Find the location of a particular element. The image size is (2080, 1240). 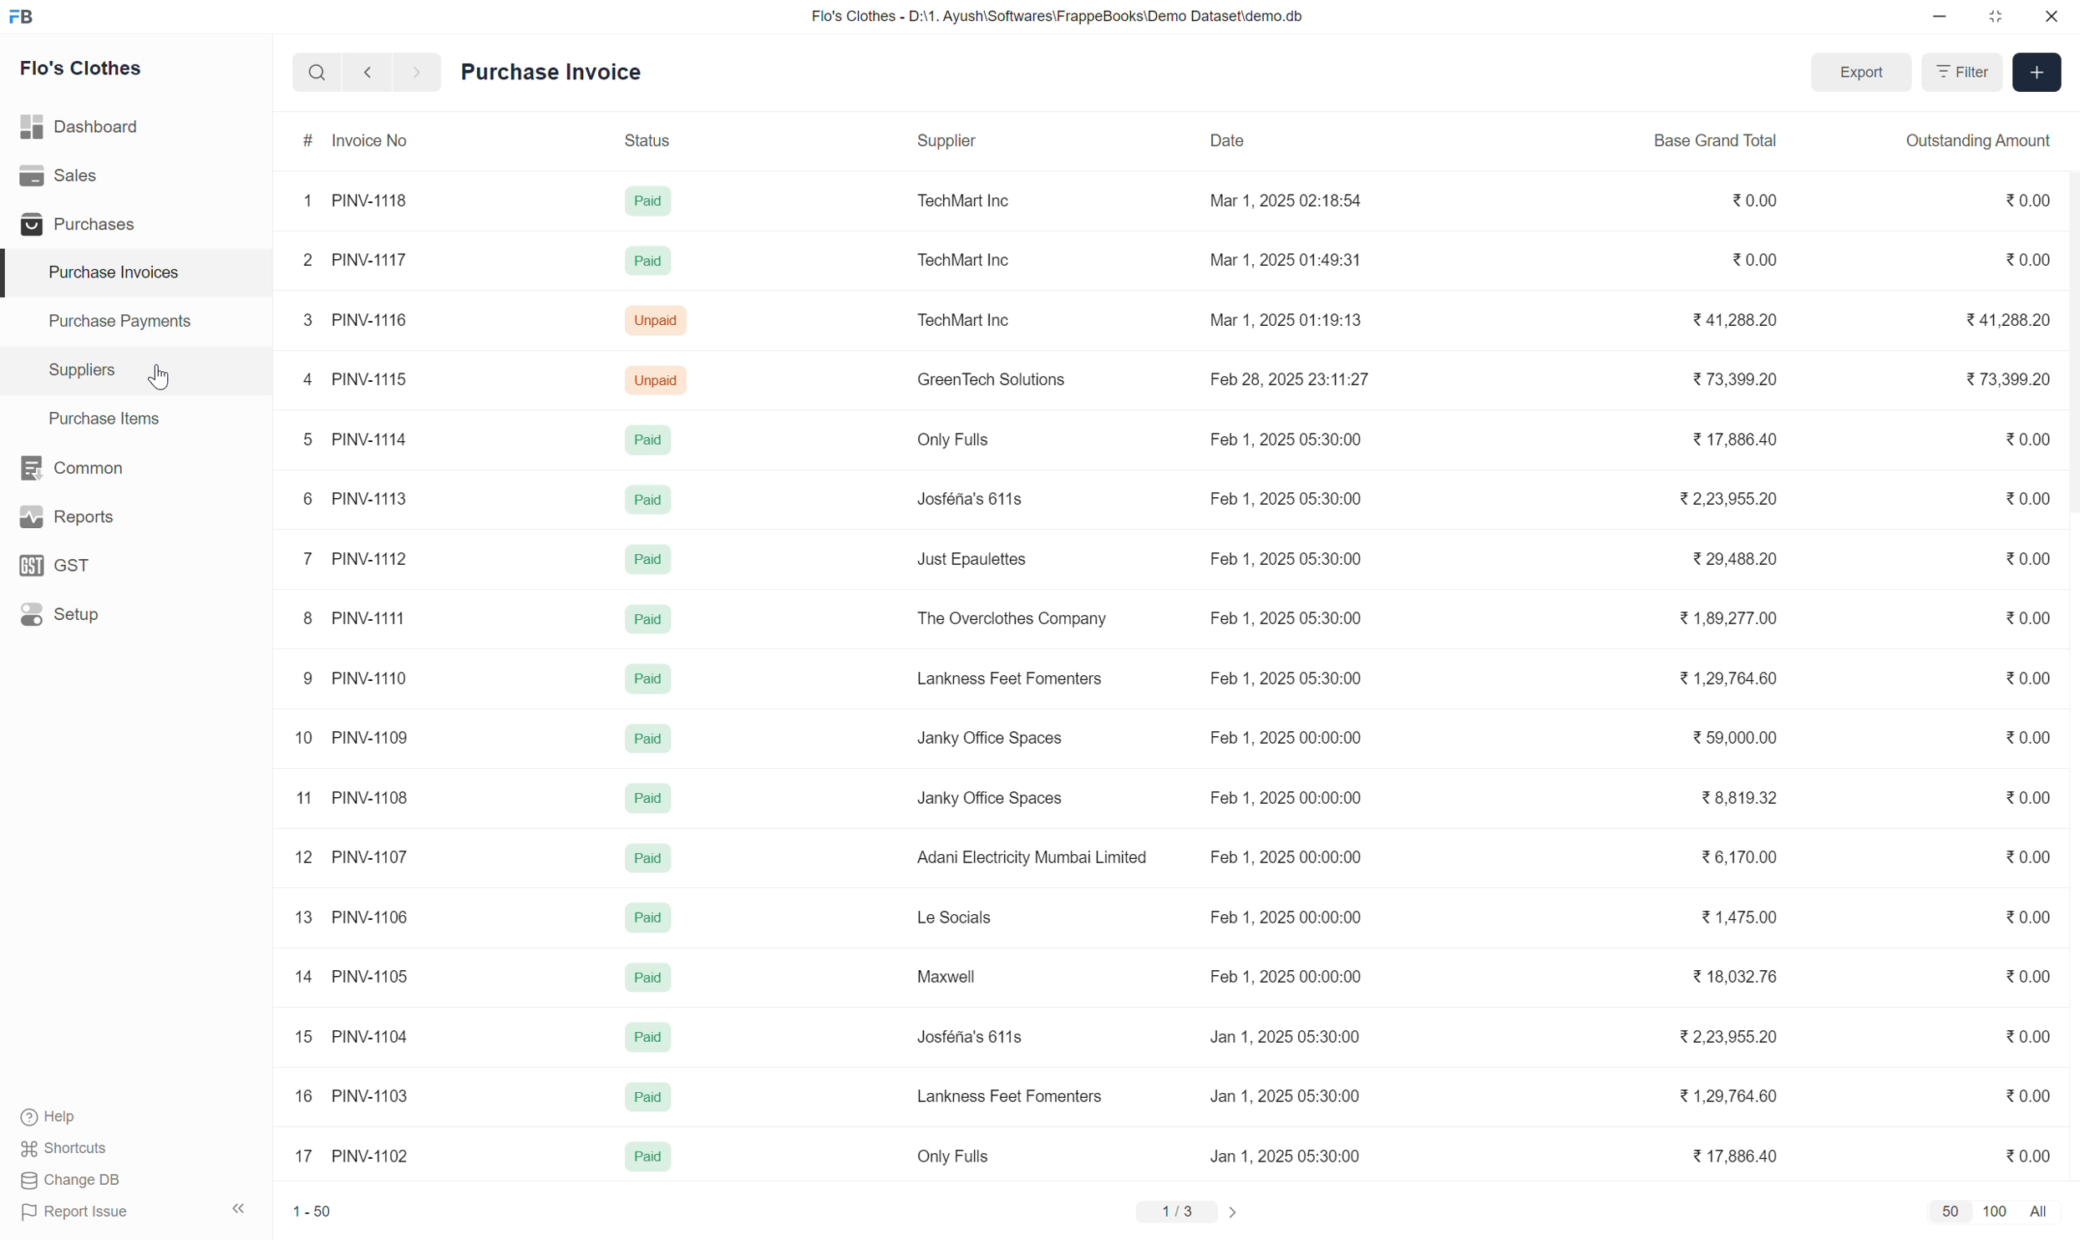

close down is located at coordinates (1997, 18).